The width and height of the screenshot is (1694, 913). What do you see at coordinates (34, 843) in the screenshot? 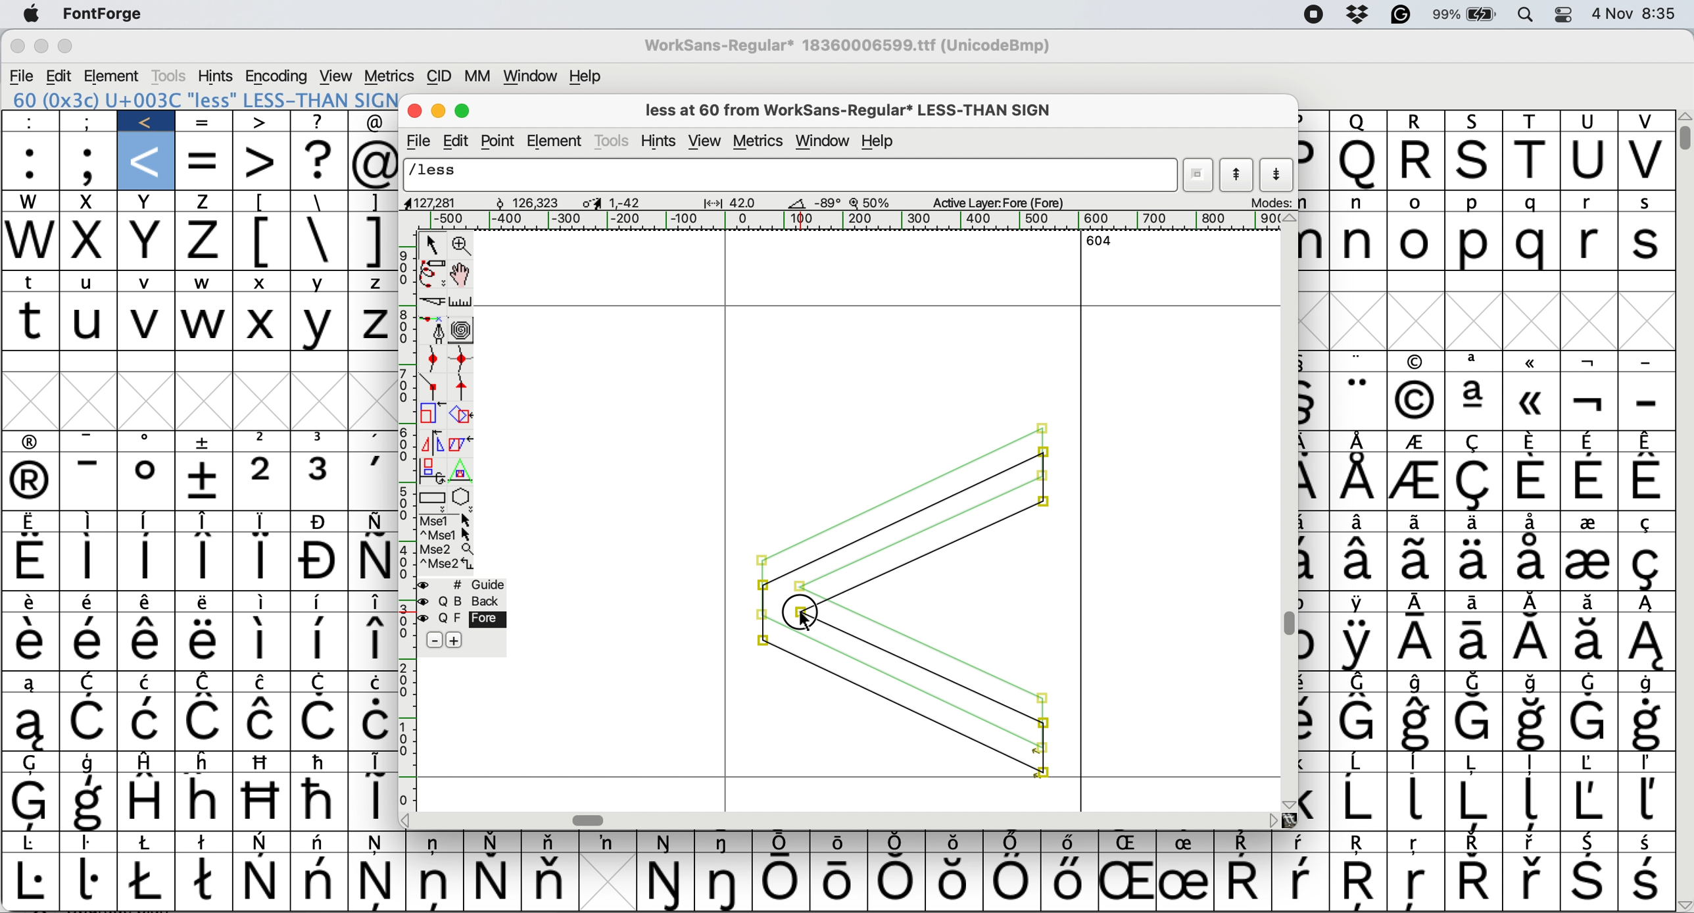
I see `Symbol` at bounding box center [34, 843].